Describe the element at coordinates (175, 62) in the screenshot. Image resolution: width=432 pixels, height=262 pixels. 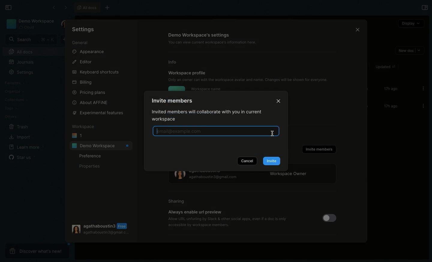
I see `Info` at that location.